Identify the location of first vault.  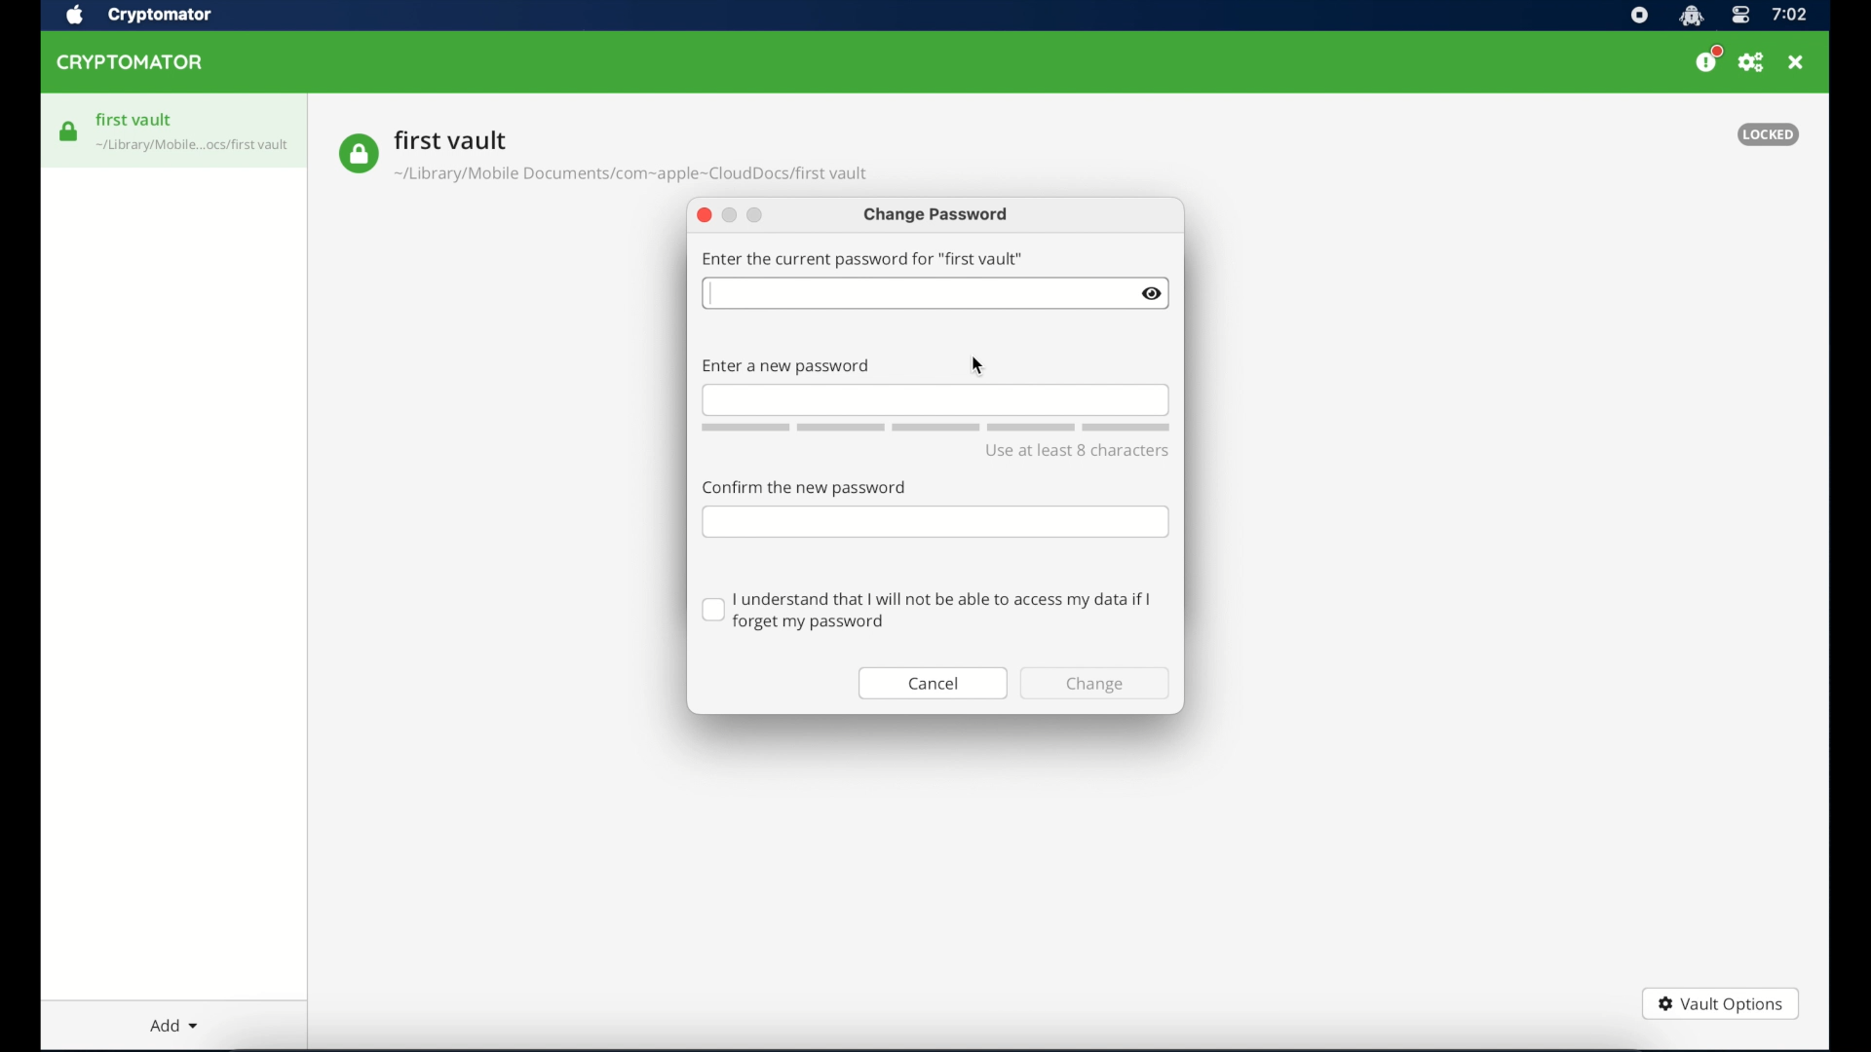
(135, 120).